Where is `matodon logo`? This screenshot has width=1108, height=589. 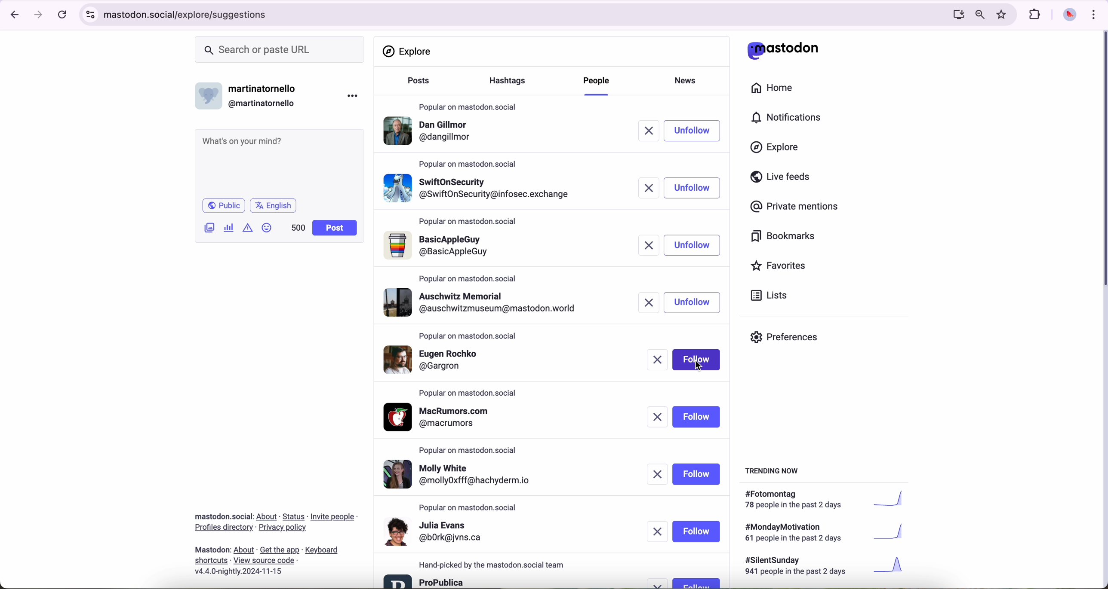
matodon logo is located at coordinates (783, 50).